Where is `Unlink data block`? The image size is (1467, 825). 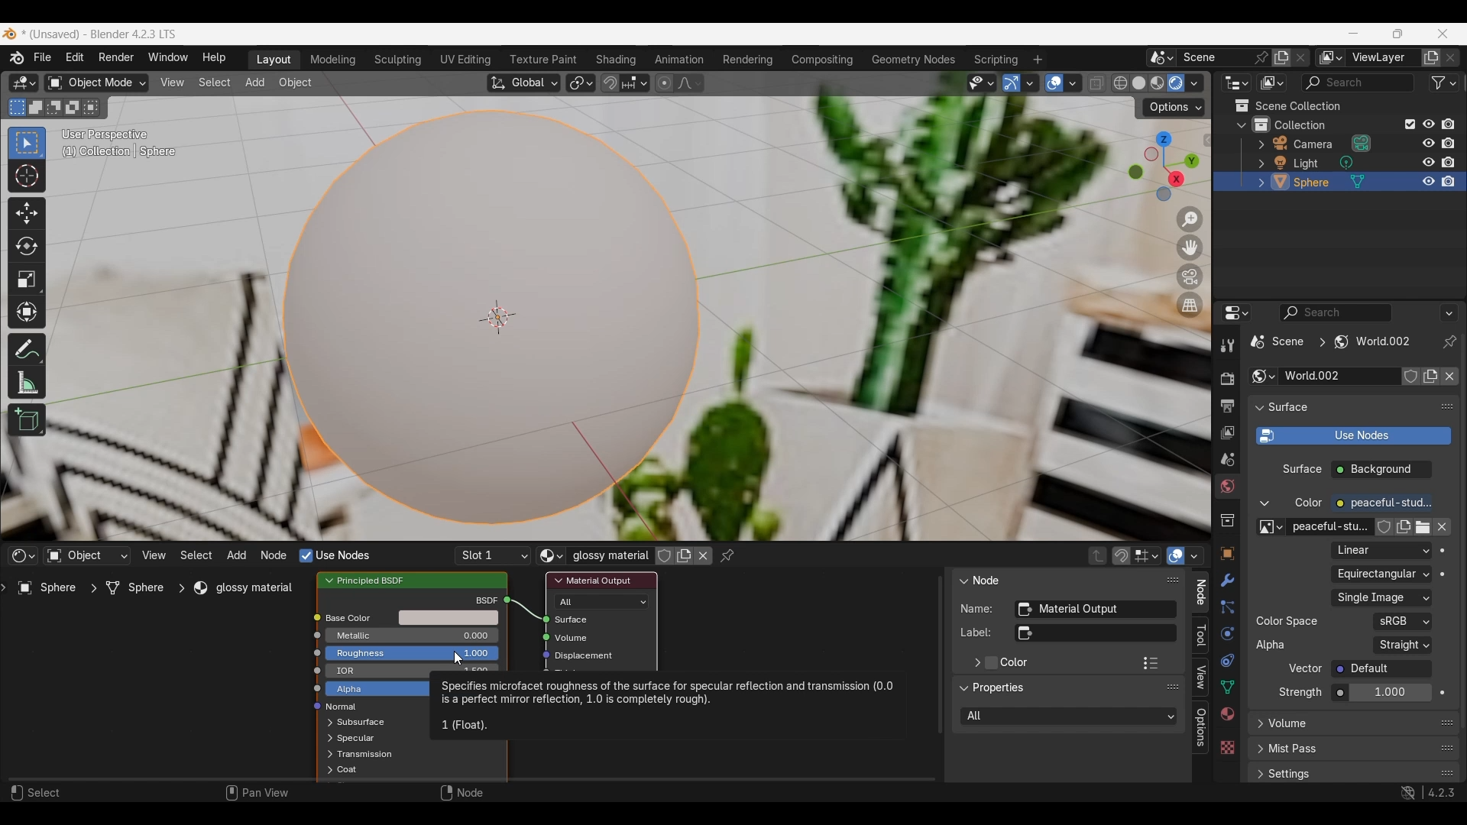
Unlink data block is located at coordinates (703, 555).